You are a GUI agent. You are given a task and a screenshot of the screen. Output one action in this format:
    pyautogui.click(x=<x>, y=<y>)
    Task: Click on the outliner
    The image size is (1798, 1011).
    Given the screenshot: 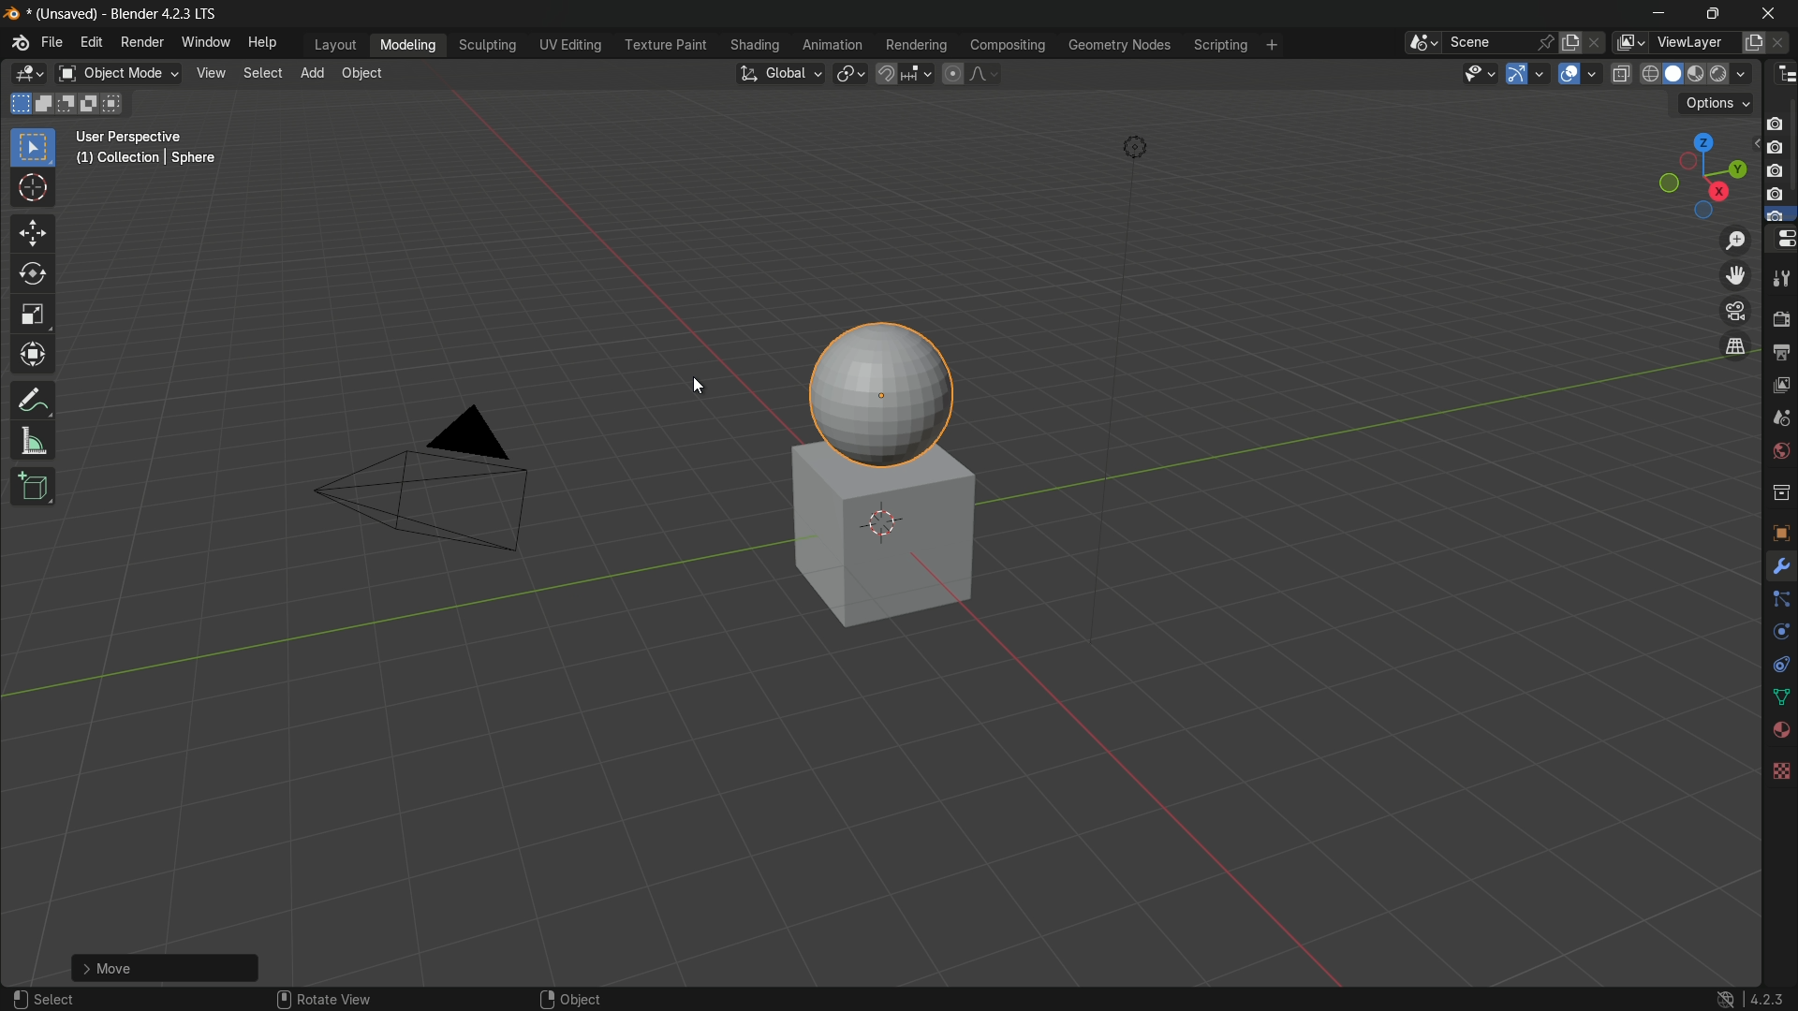 What is the action you would take?
    pyautogui.click(x=1779, y=76)
    